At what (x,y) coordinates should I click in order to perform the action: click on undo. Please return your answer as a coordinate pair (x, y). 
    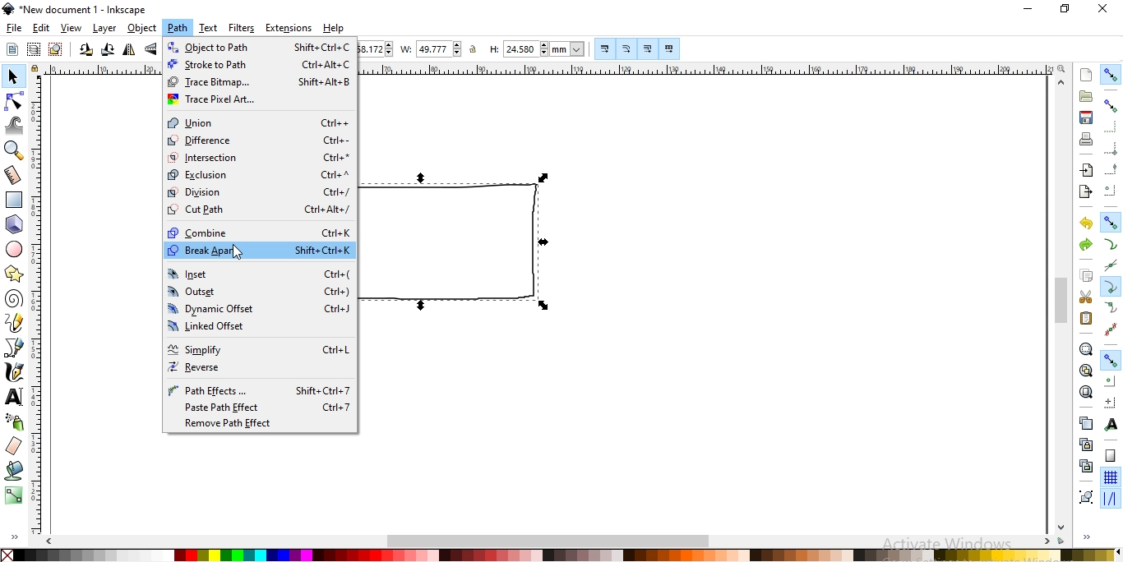
    Looking at the image, I should click on (1085, 223).